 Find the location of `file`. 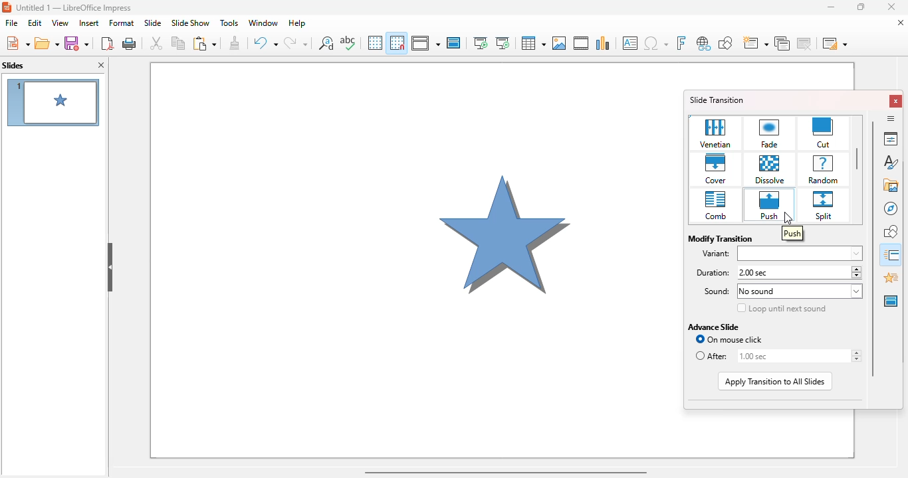

file is located at coordinates (12, 23).